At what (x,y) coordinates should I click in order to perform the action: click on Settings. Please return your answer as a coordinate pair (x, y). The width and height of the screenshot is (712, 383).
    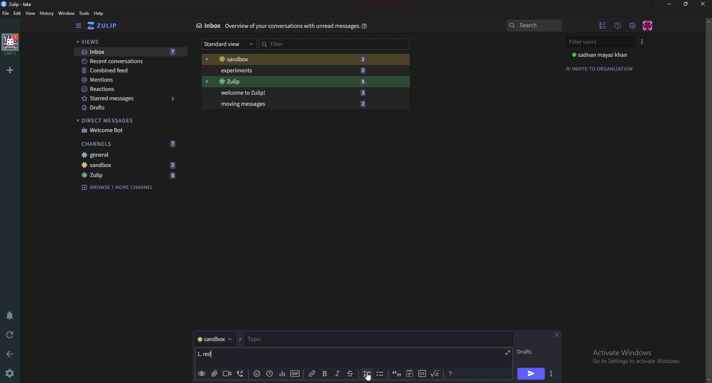
    Looking at the image, I should click on (11, 373).